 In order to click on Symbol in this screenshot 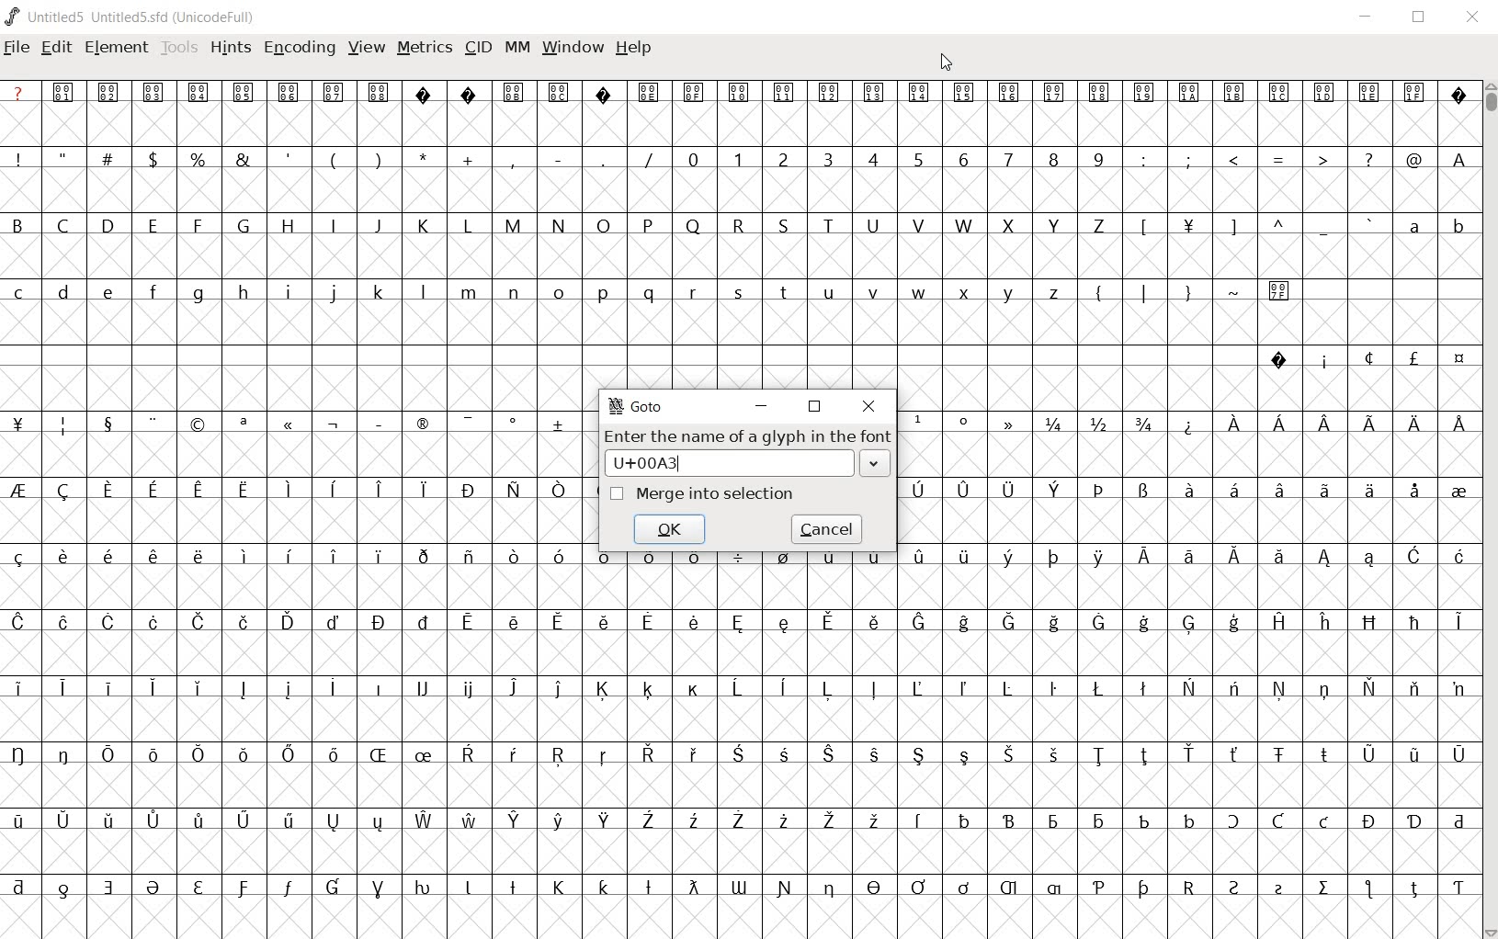, I will do `click(514, 424)`.